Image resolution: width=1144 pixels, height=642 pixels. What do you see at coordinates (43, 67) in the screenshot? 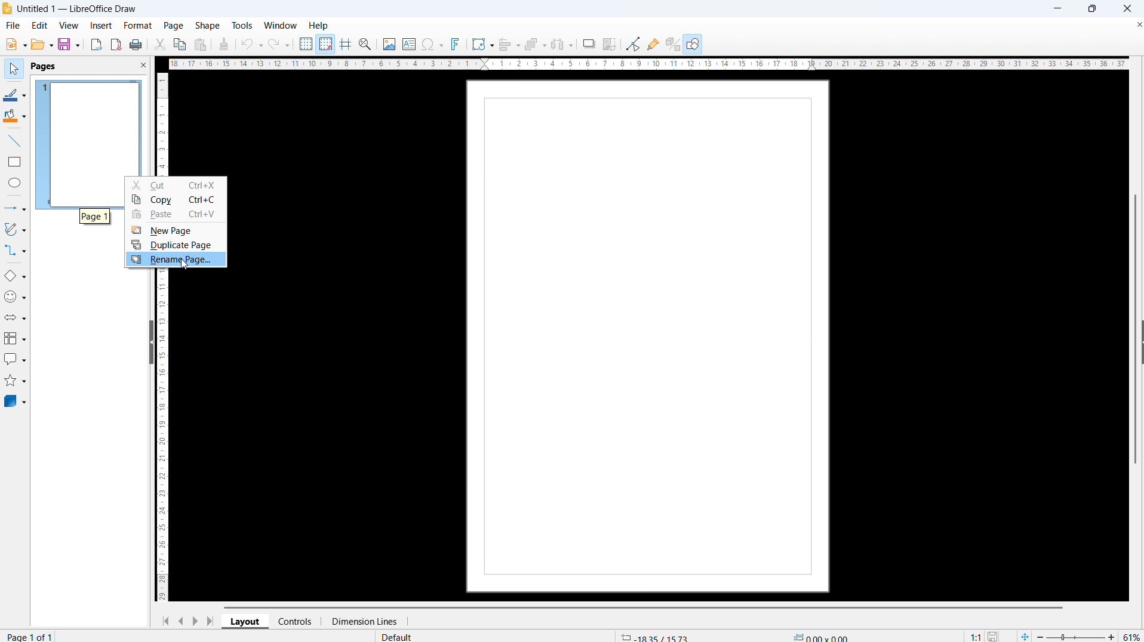
I see `pages` at bounding box center [43, 67].